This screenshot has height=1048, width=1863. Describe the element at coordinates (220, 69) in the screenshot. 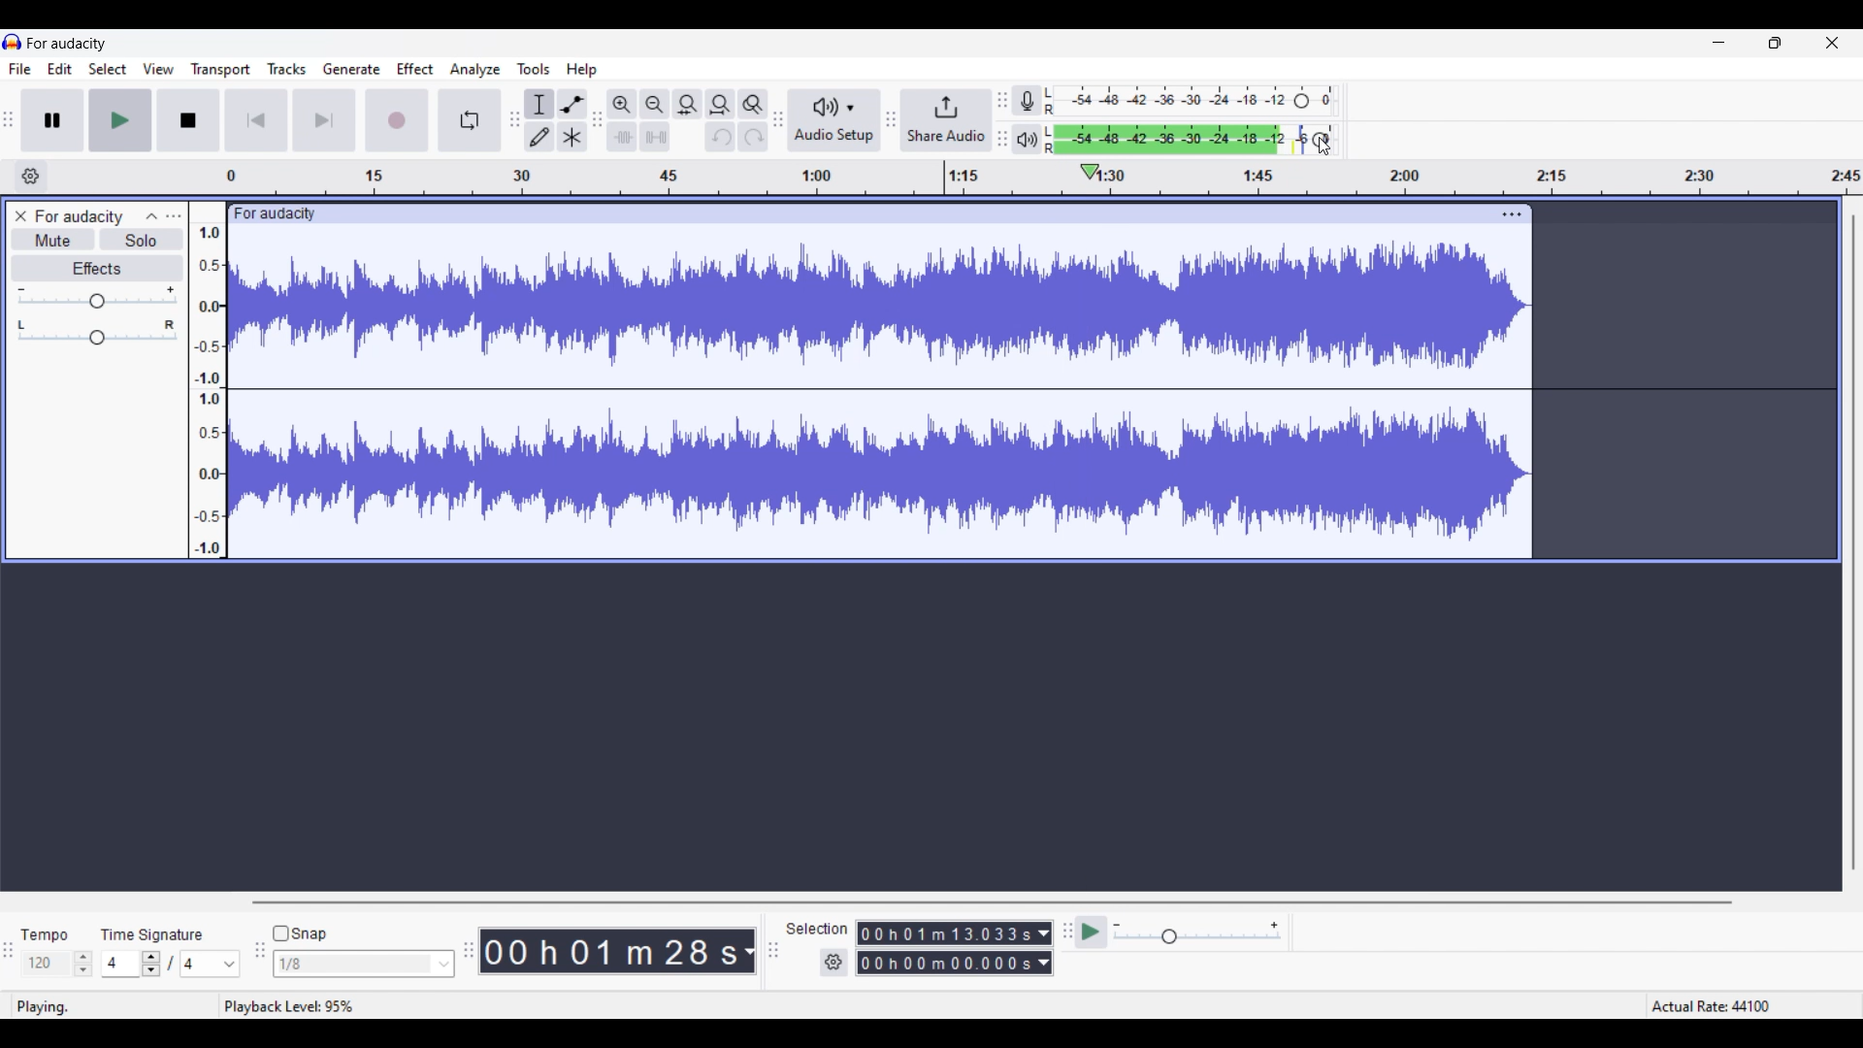

I see `Transport menu` at that location.